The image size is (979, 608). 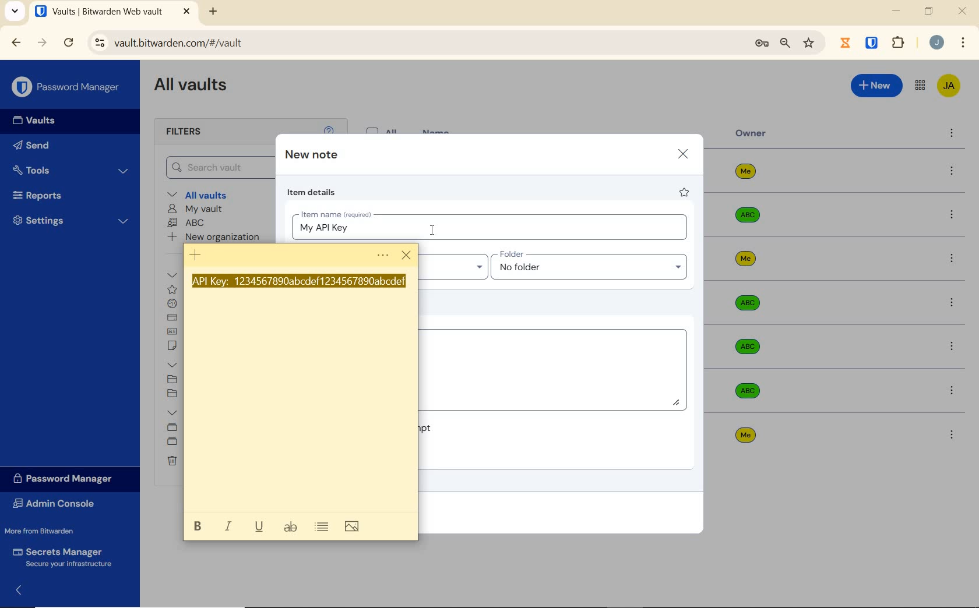 I want to click on Reports, so click(x=66, y=196).